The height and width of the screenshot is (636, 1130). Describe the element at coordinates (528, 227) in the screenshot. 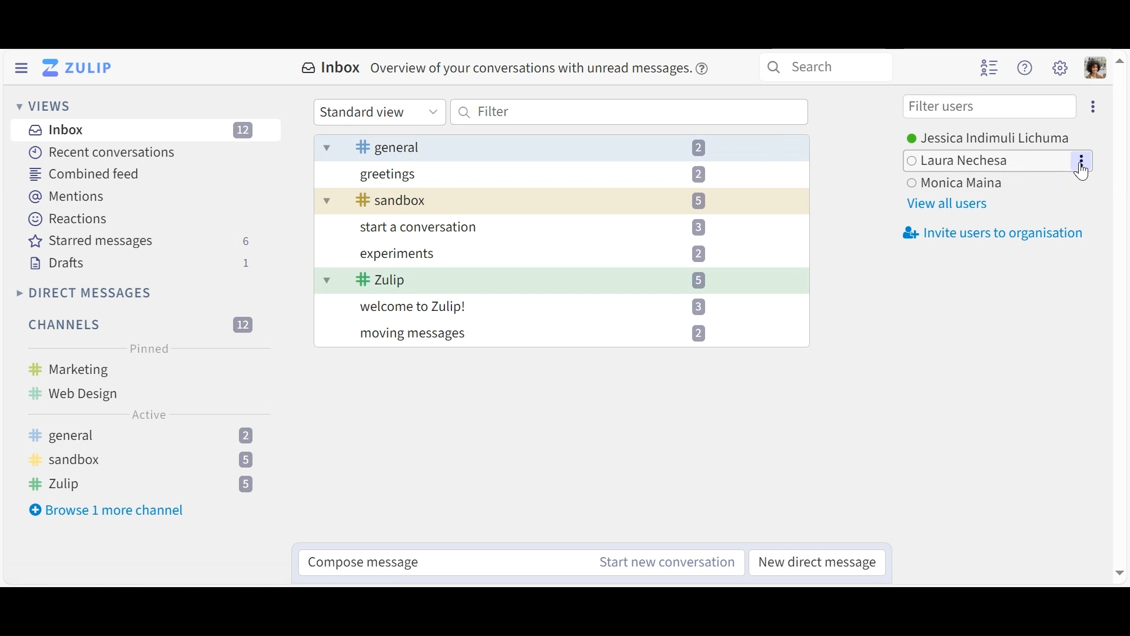

I see `start a conversation` at that location.